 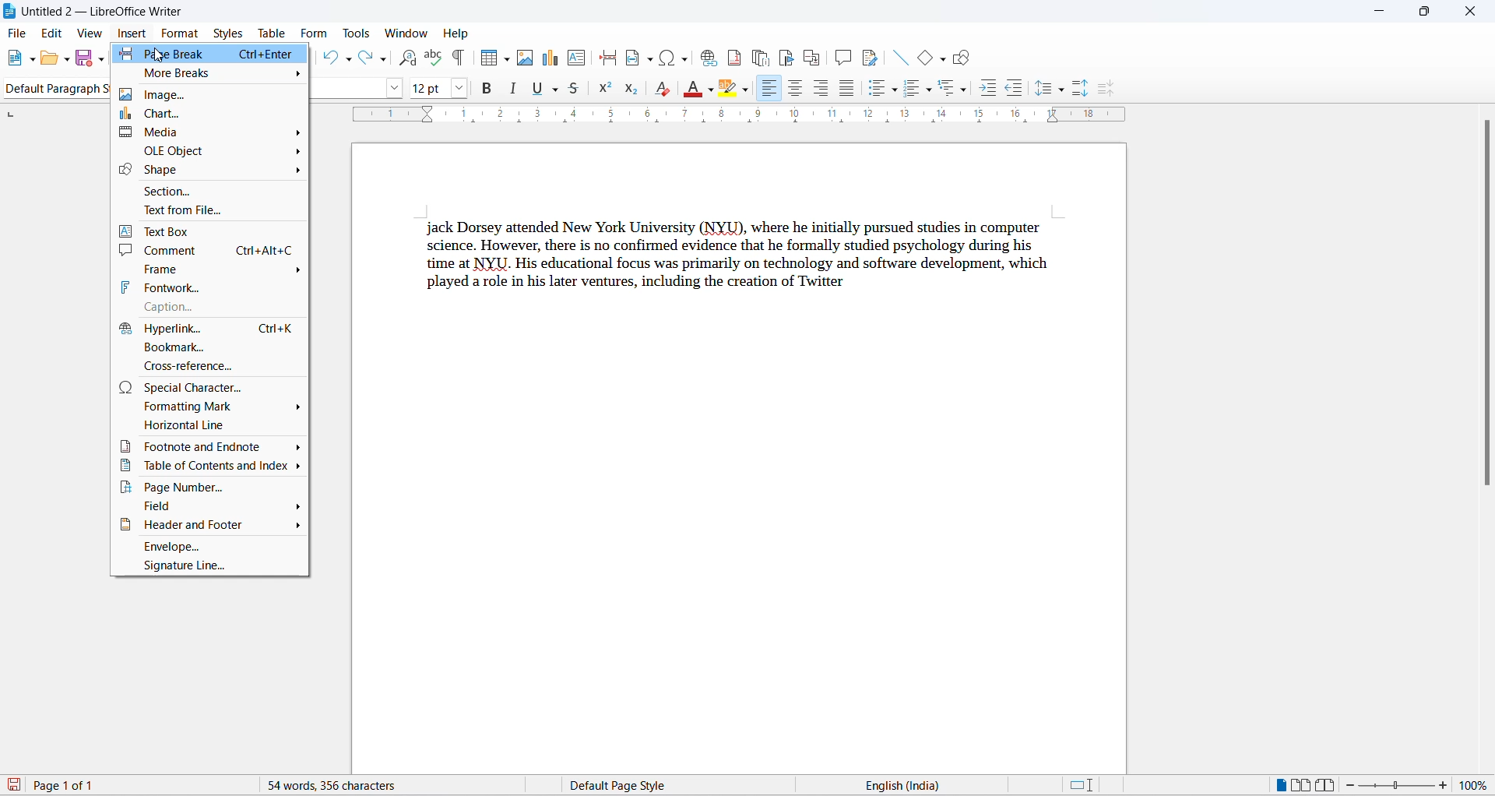 I want to click on chart, so click(x=212, y=114).